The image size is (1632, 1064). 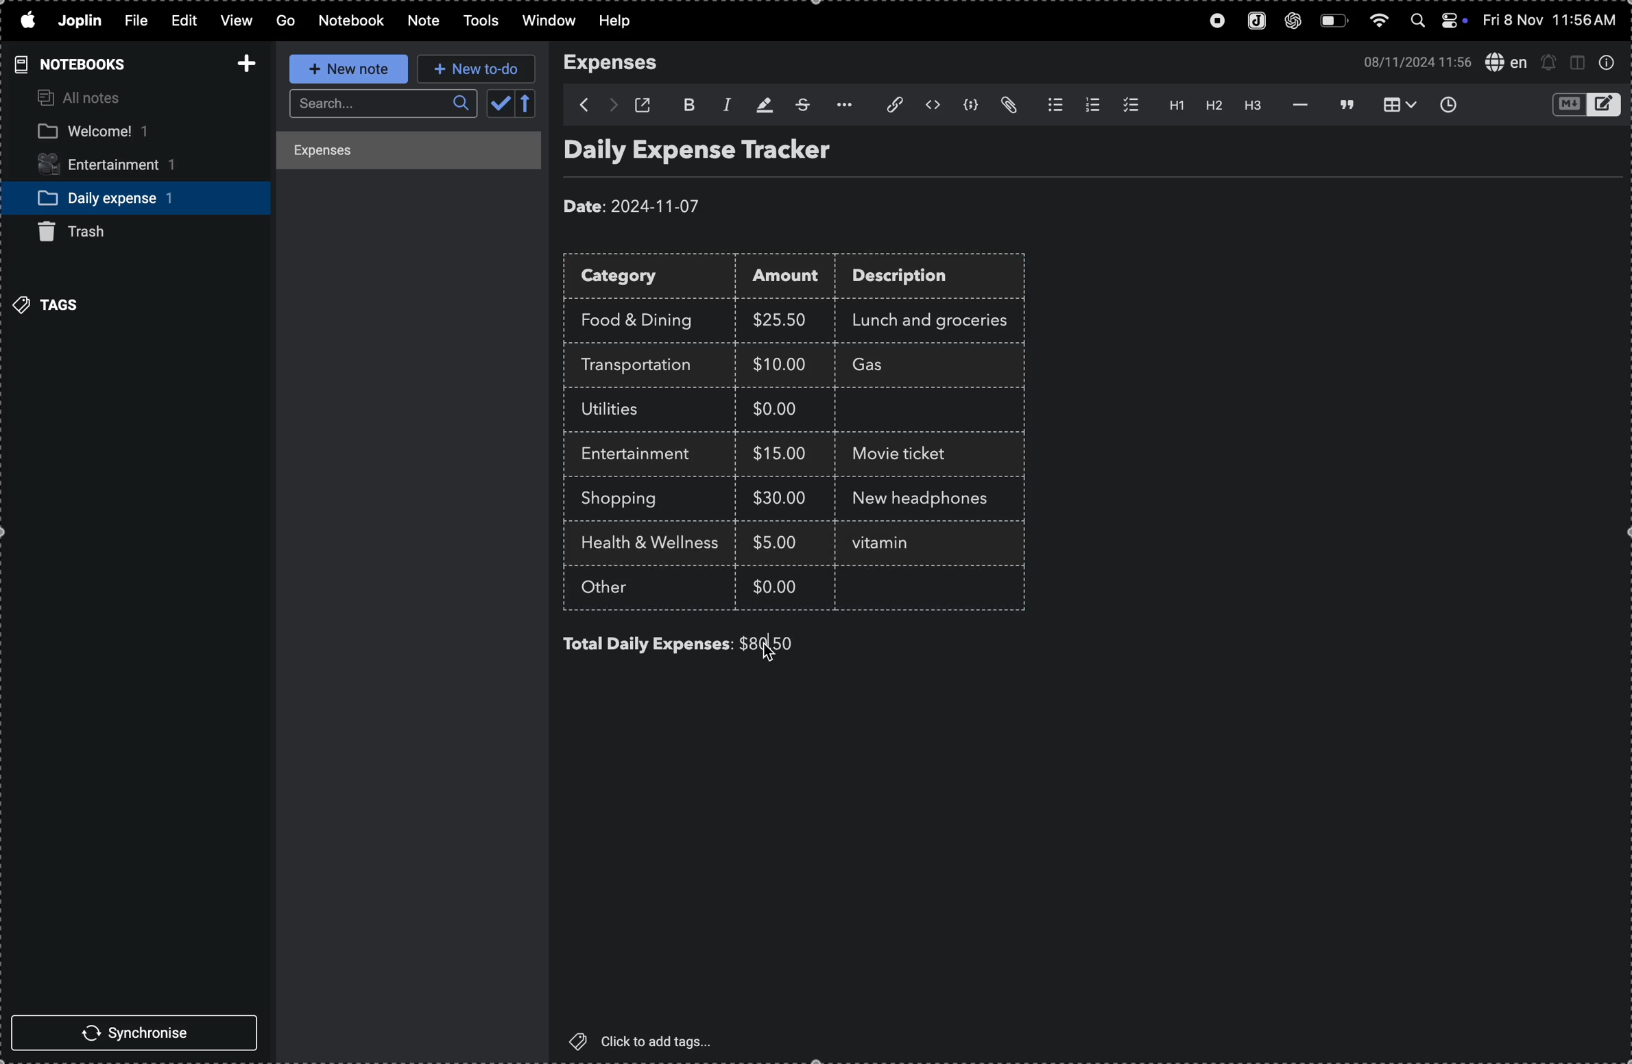 What do you see at coordinates (1607, 63) in the screenshot?
I see `info` at bounding box center [1607, 63].